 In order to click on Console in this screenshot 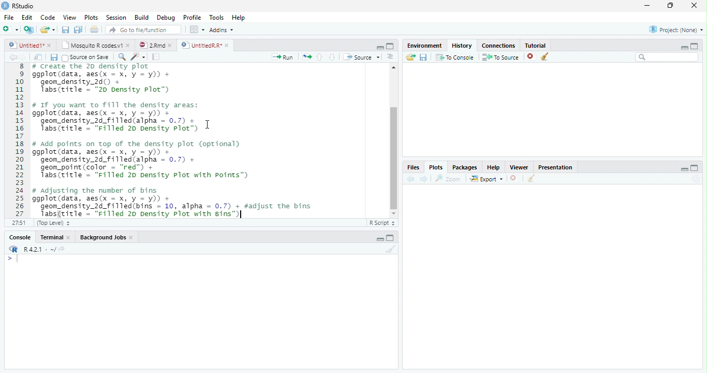, I will do `click(20, 238)`.